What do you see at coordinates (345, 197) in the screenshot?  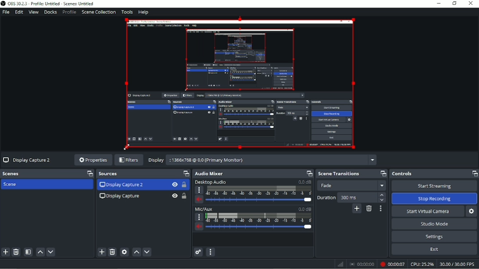 I see `Duration 300 ms` at bounding box center [345, 197].